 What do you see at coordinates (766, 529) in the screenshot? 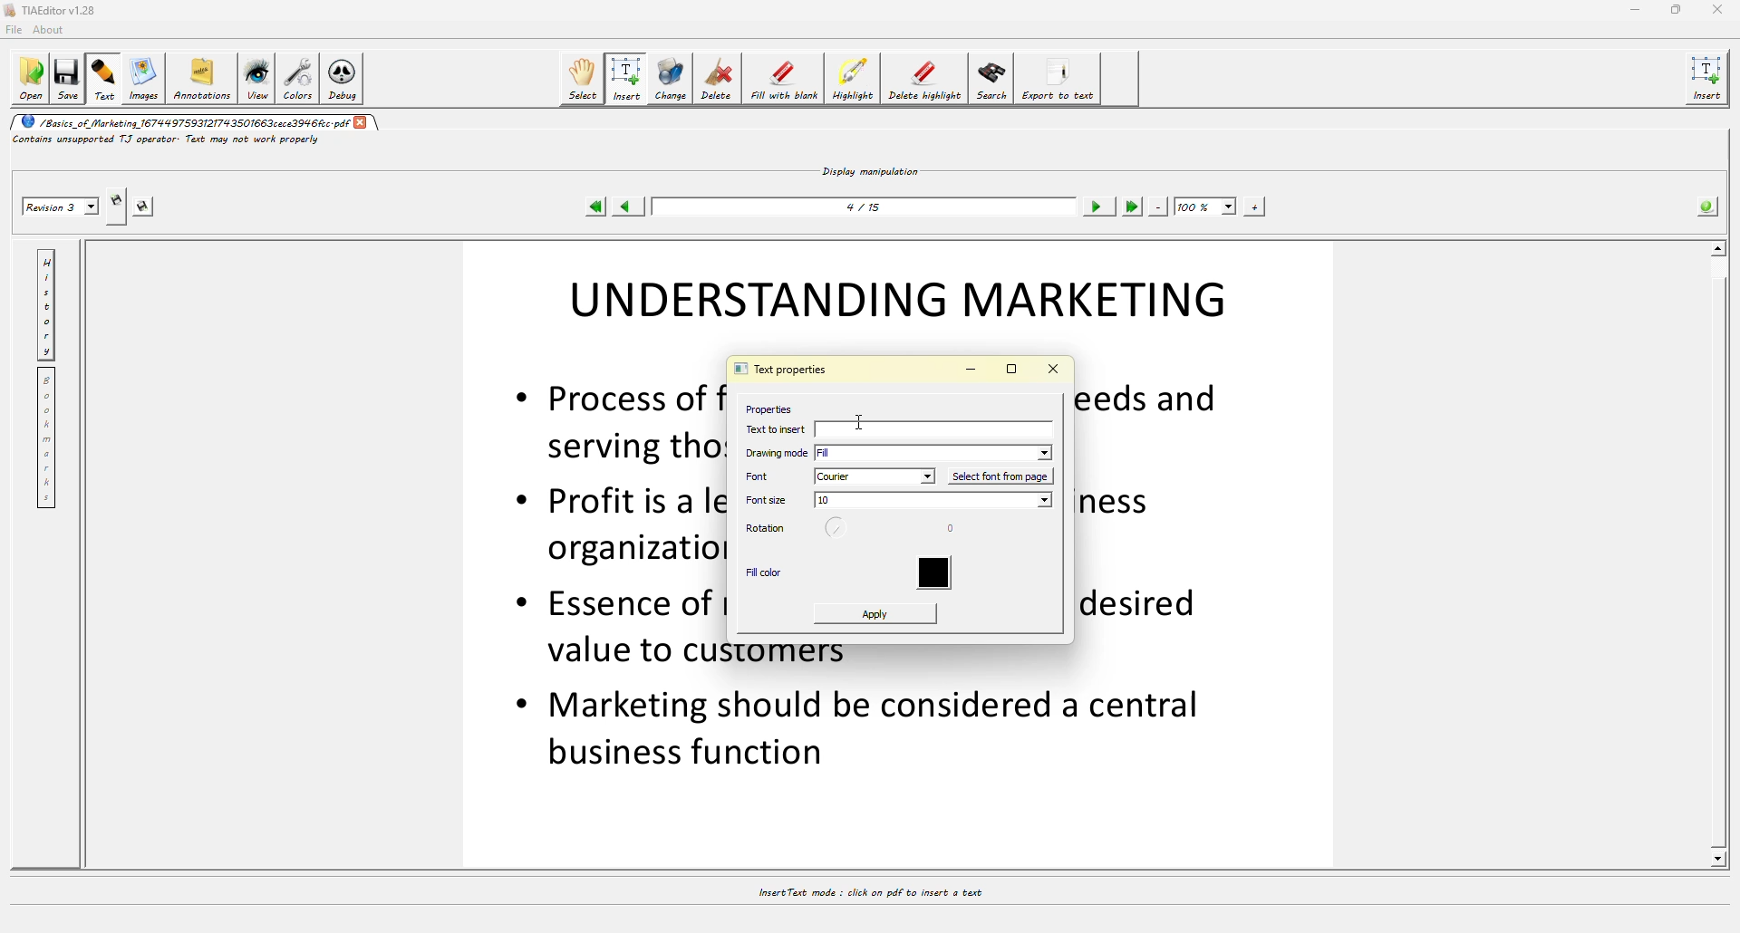
I see `rotation` at bounding box center [766, 529].